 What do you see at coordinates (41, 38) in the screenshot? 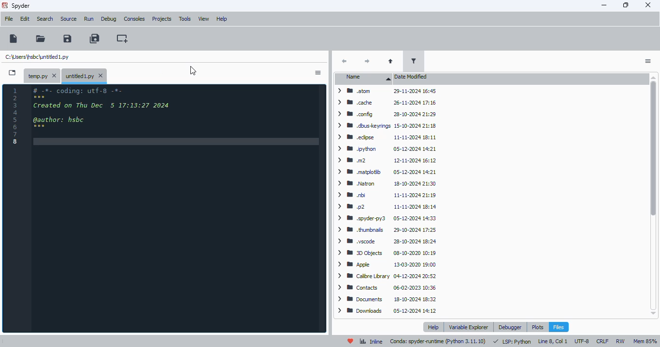
I see `open file` at bounding box center [41, 38].